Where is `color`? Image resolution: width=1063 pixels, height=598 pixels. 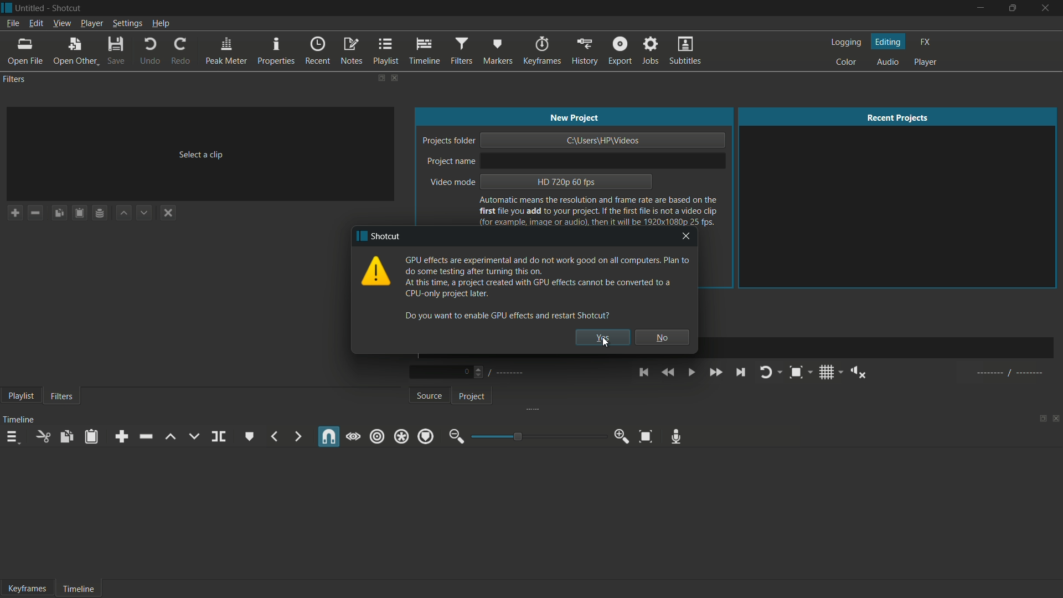 color is located at coordinates (846, 63).